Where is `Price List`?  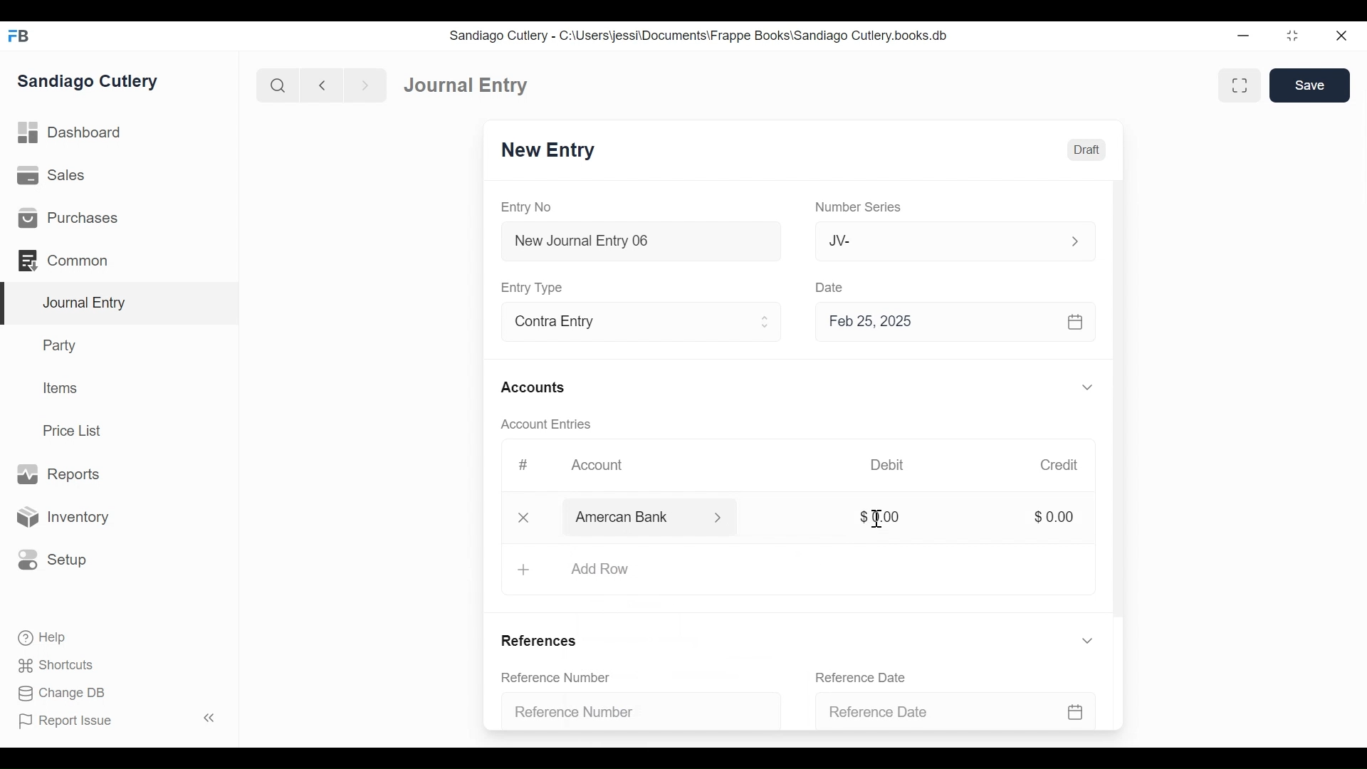
Price List is located at coordinates (77, 431).